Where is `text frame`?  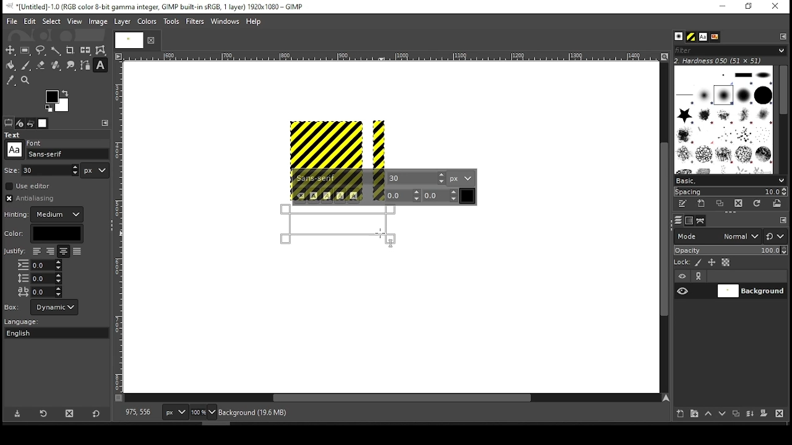
text frame is located at coordinates (340, 226).